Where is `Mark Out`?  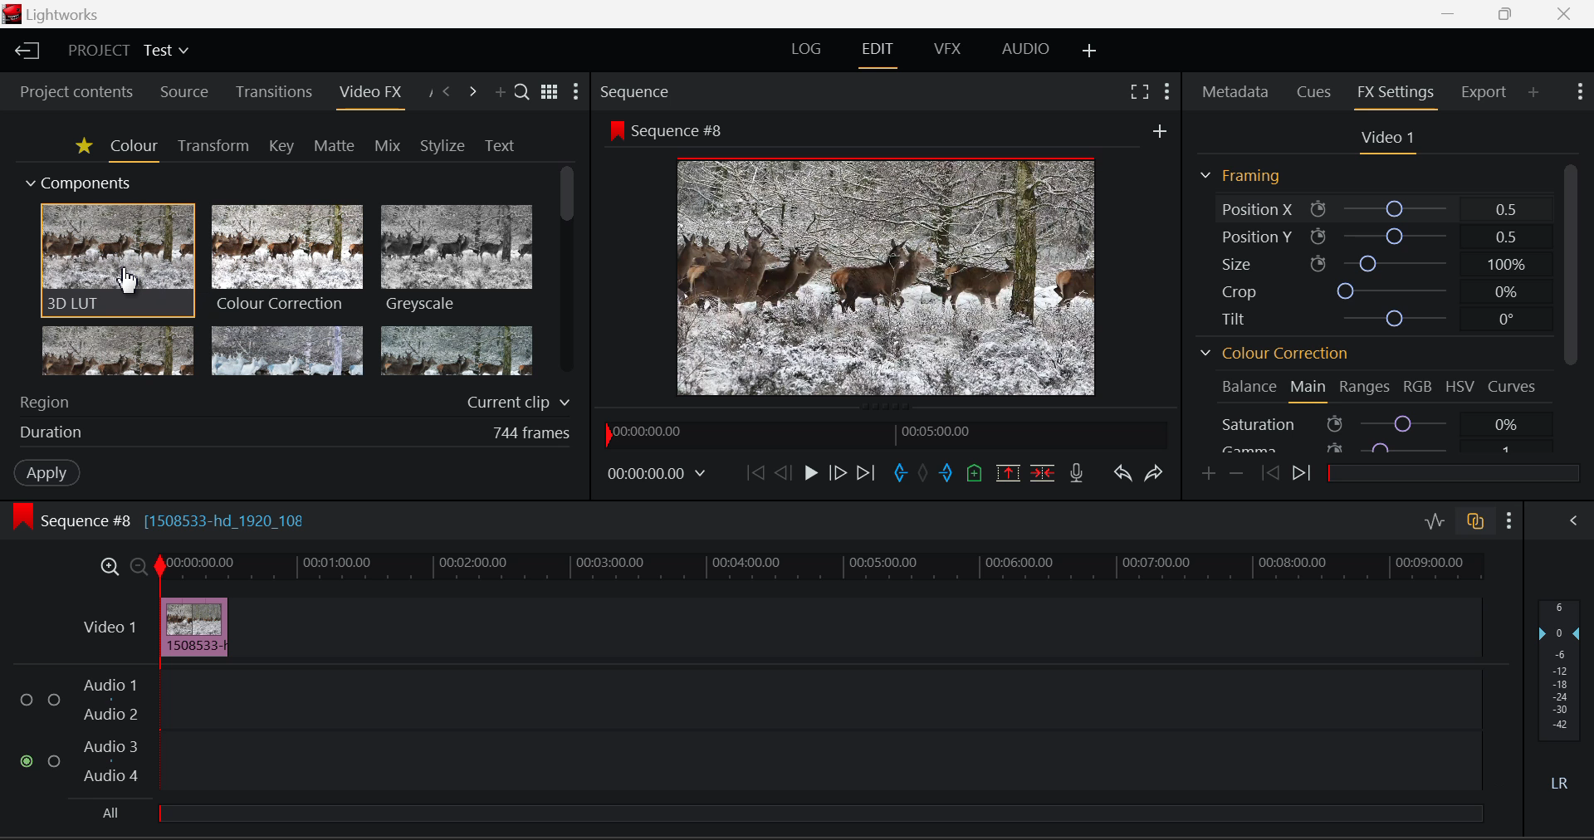 Mark Out is located at coordinates (946, 473).